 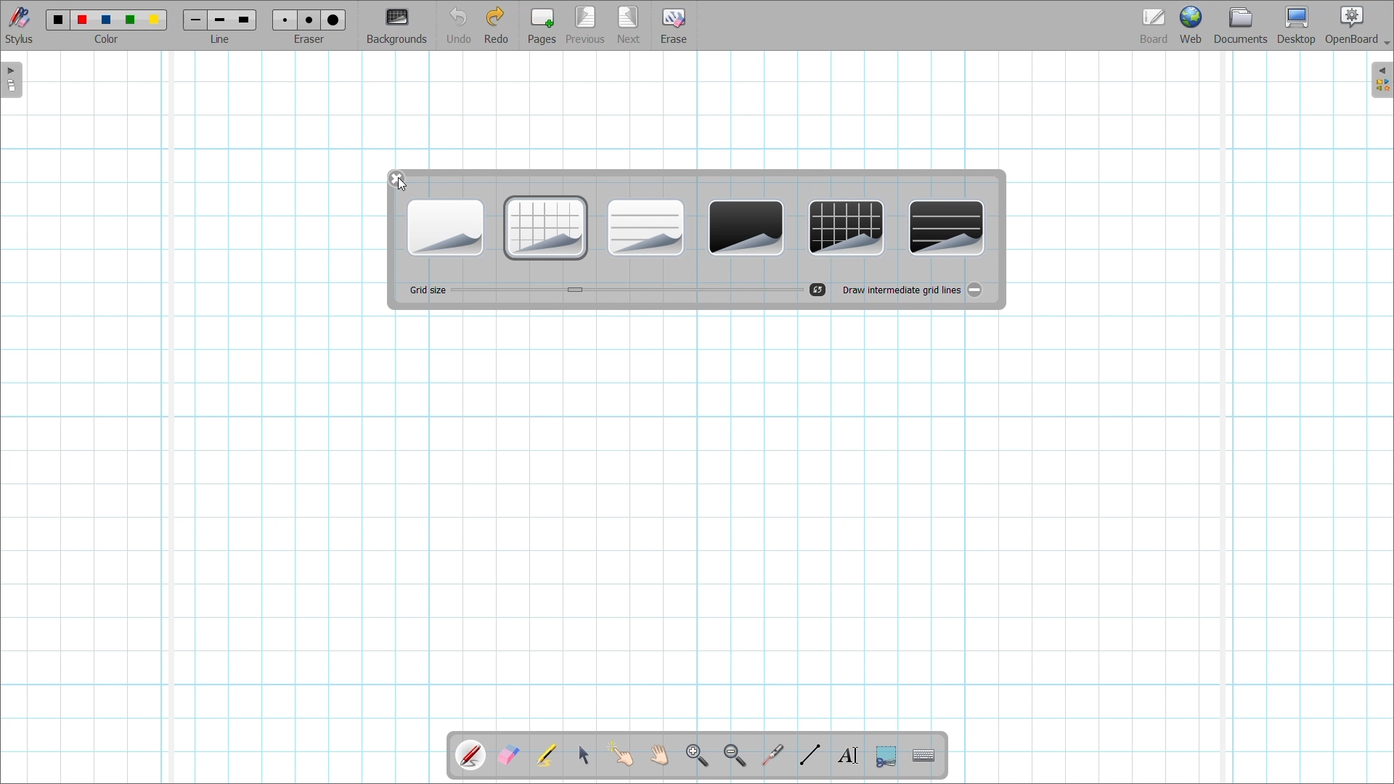 I want to click on Current selection/Board, so click(x=1154, y=25).